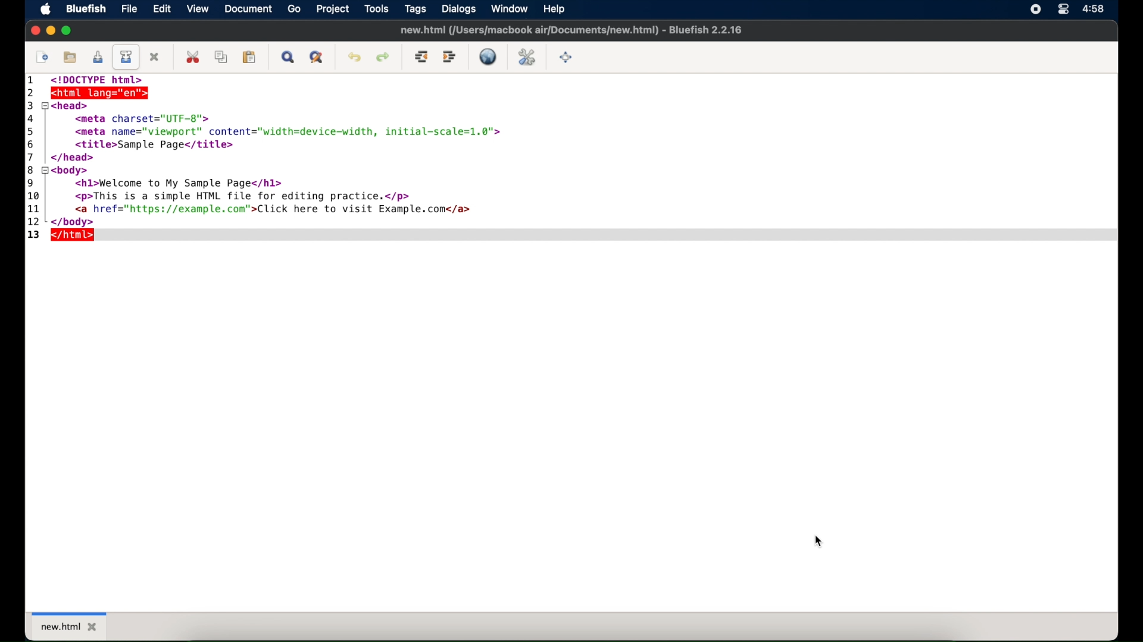 Image resolution: width=1143 pixels, height=642 pixels. I want to click on <hl>Welcome to My Sample Page</hl>, so click(174, 182).